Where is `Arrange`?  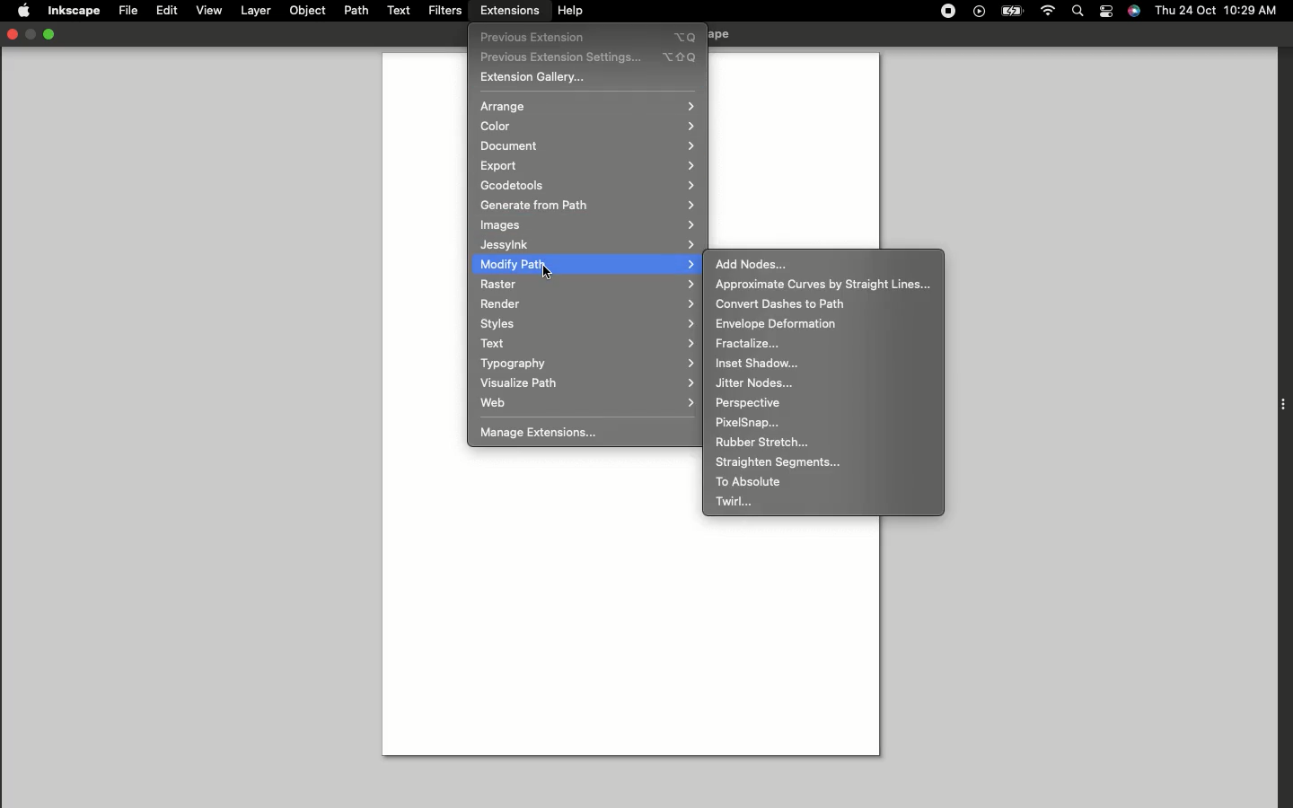
Arrange is located at coordinates (589, 105).